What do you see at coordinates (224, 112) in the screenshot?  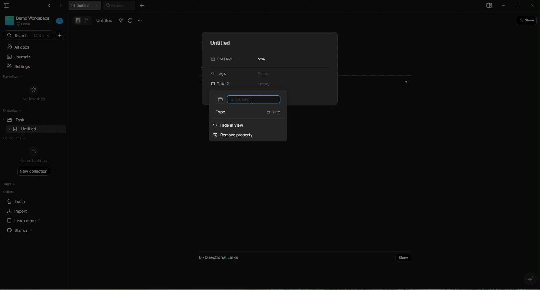 I see `type` at bounding box center [224, 112].